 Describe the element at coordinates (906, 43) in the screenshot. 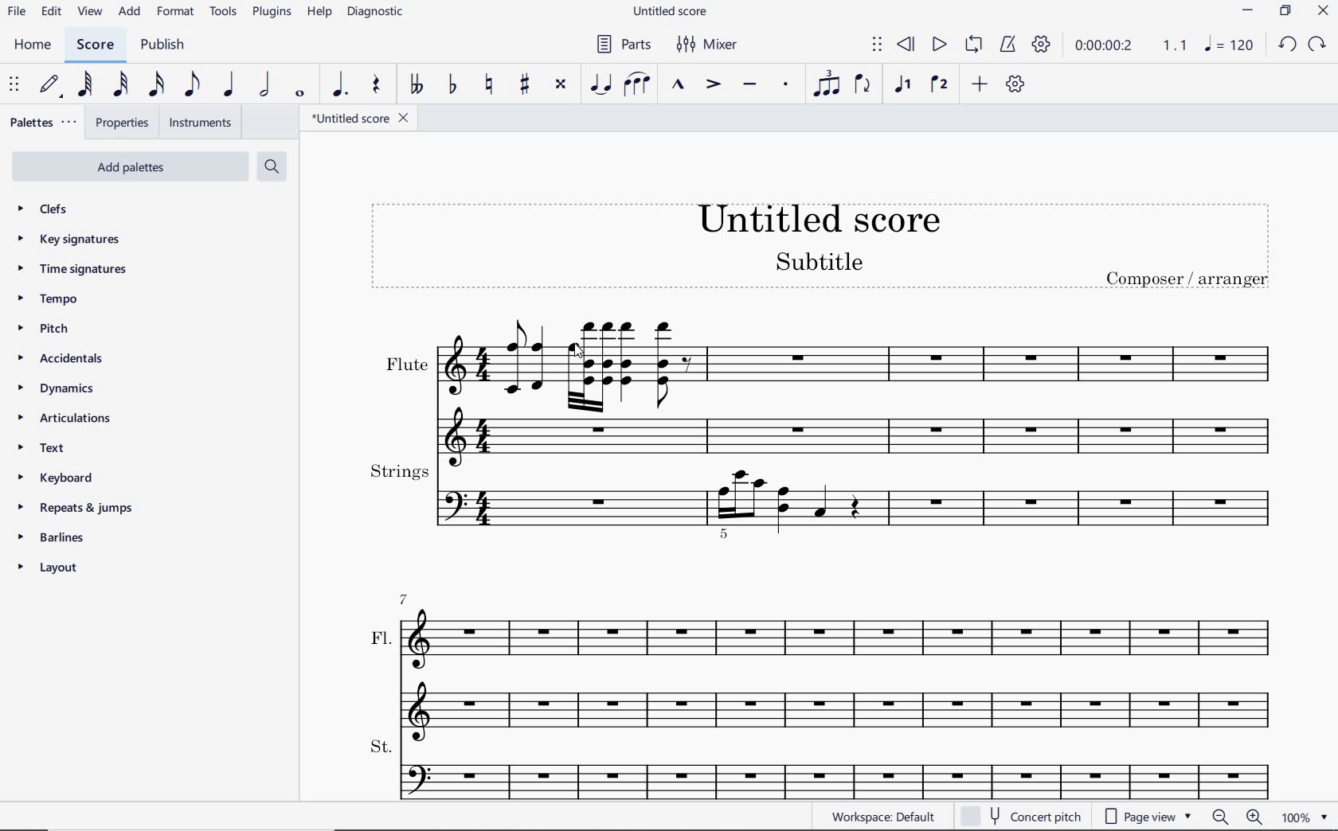

I see `REWIND` at that location.